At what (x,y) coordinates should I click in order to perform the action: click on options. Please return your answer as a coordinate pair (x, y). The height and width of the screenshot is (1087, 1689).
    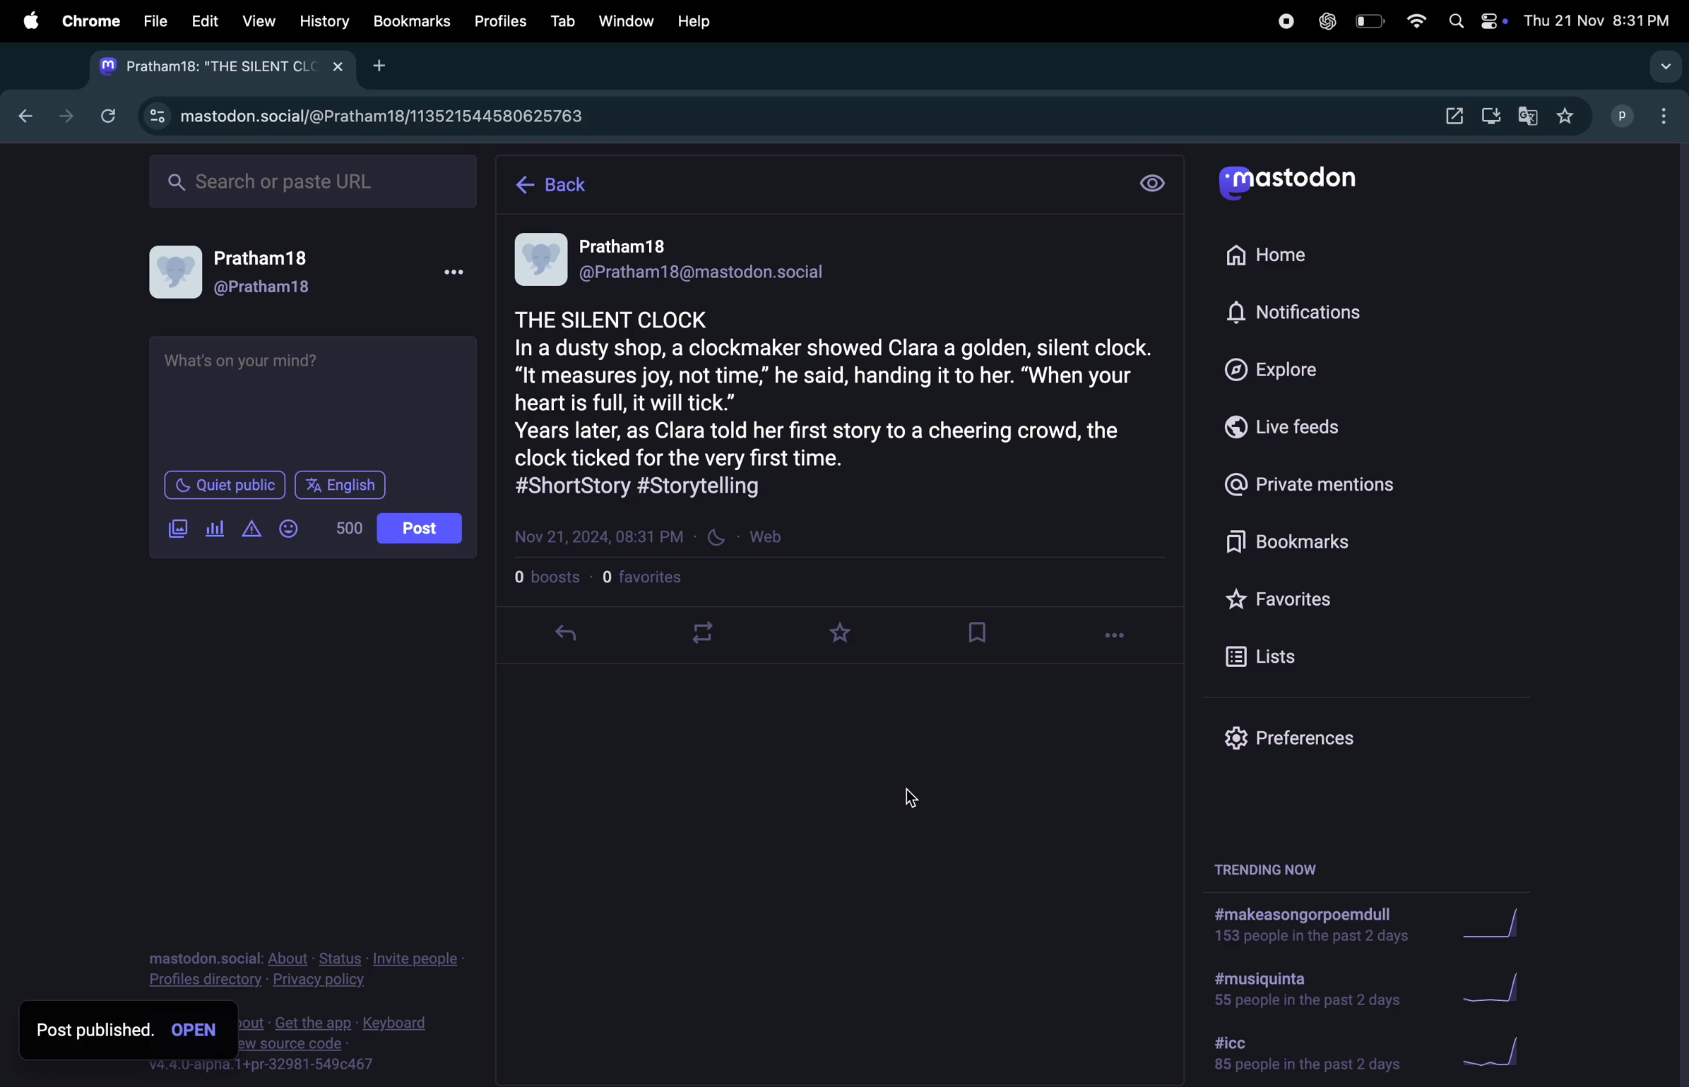
    Looking at the image, I should click on (1120, 635).